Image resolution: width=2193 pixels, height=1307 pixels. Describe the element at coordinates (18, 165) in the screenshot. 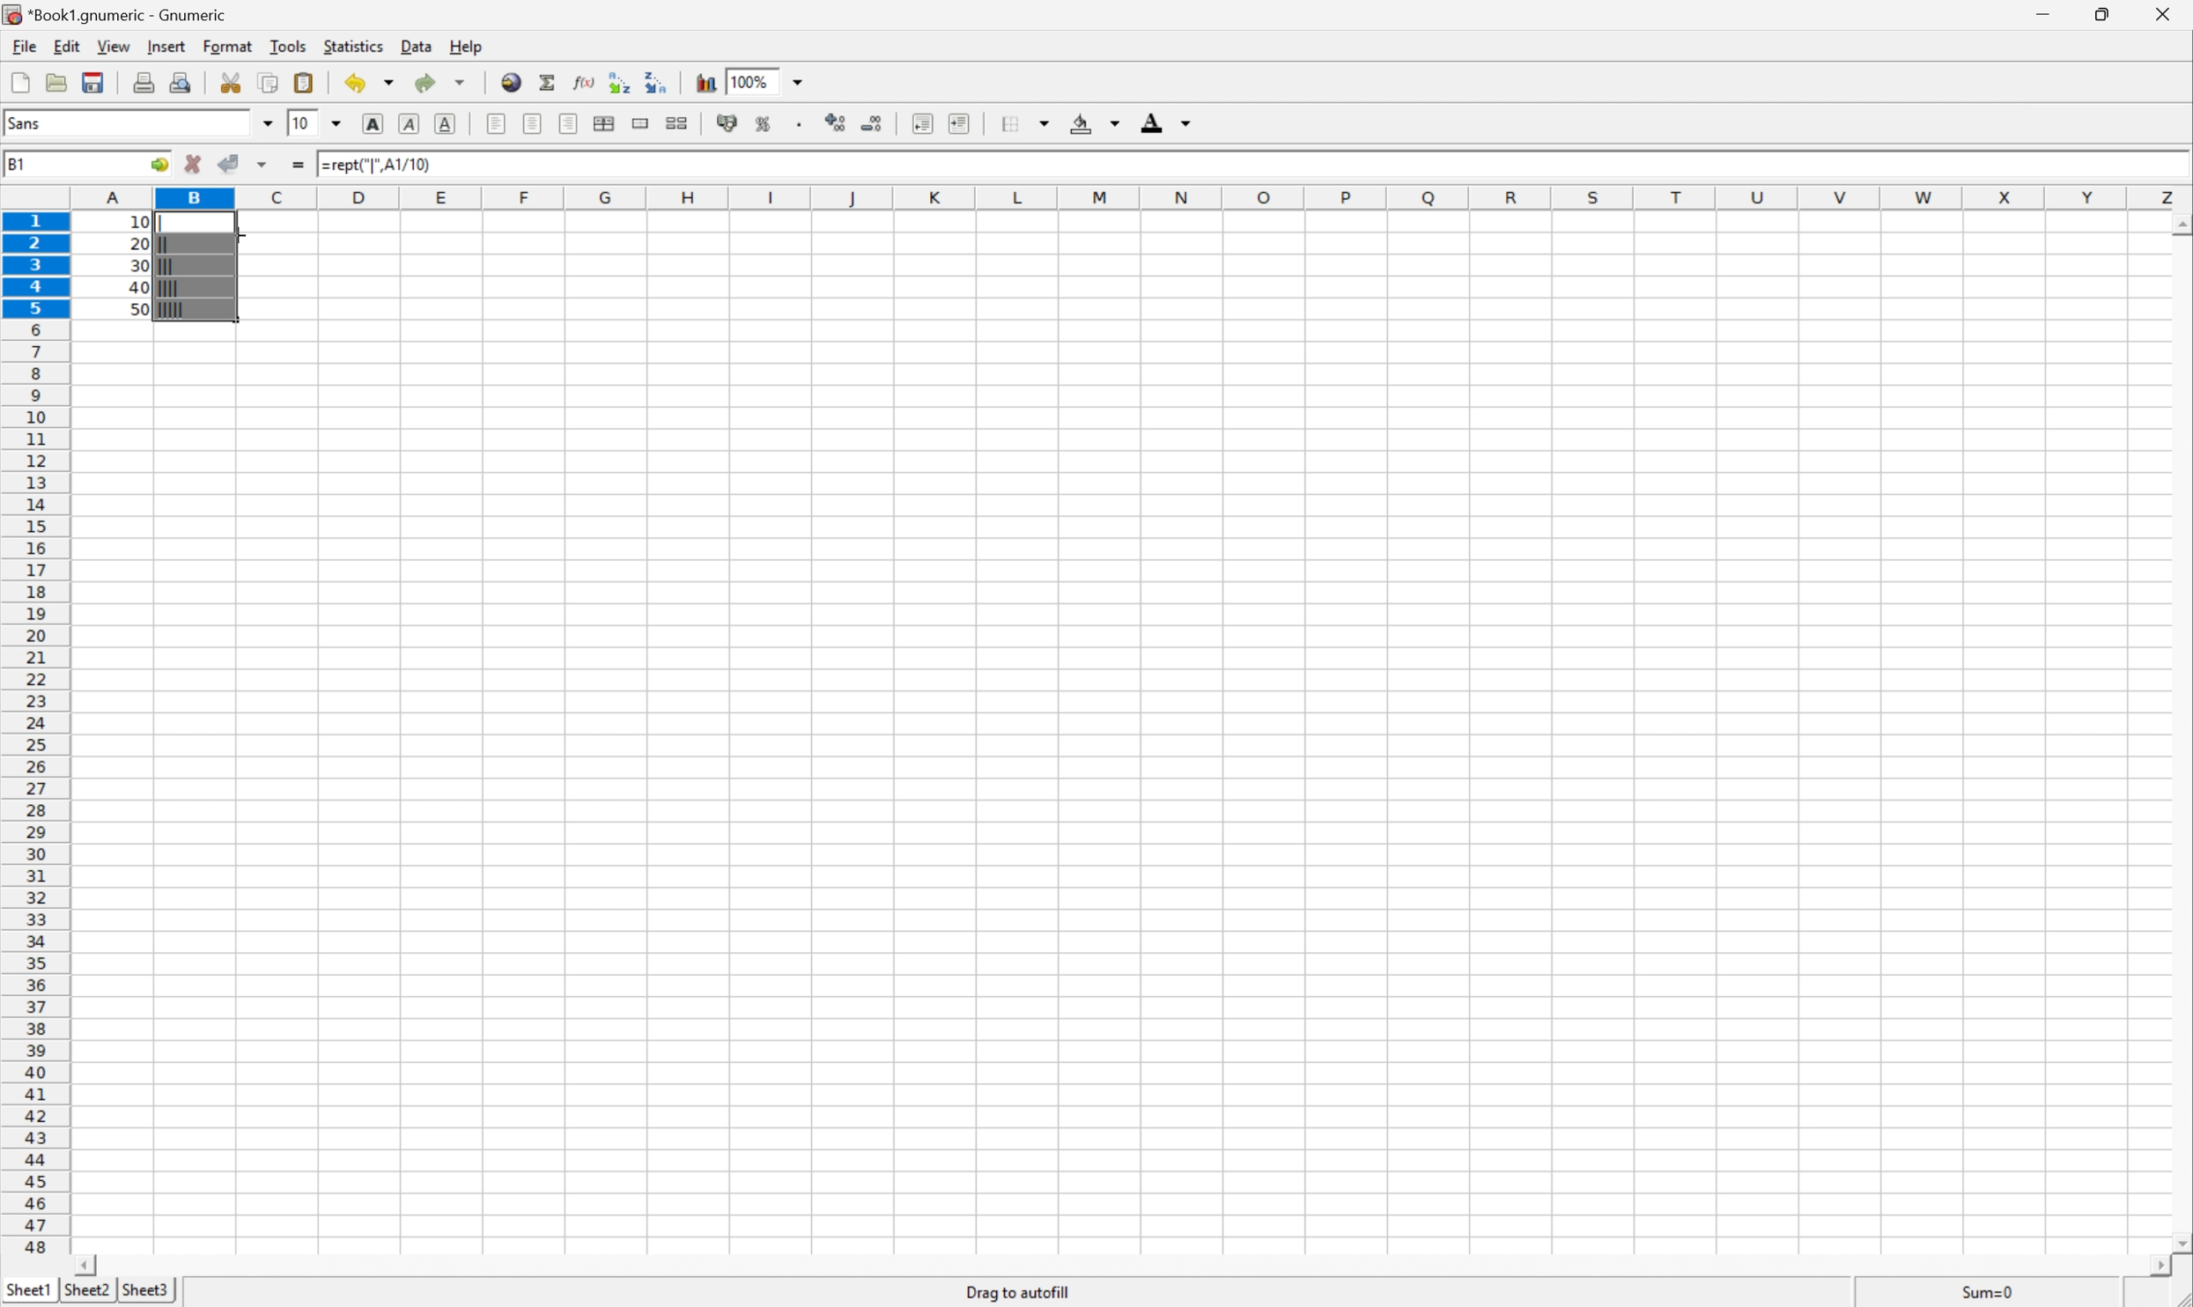

I see `B1` at that location.